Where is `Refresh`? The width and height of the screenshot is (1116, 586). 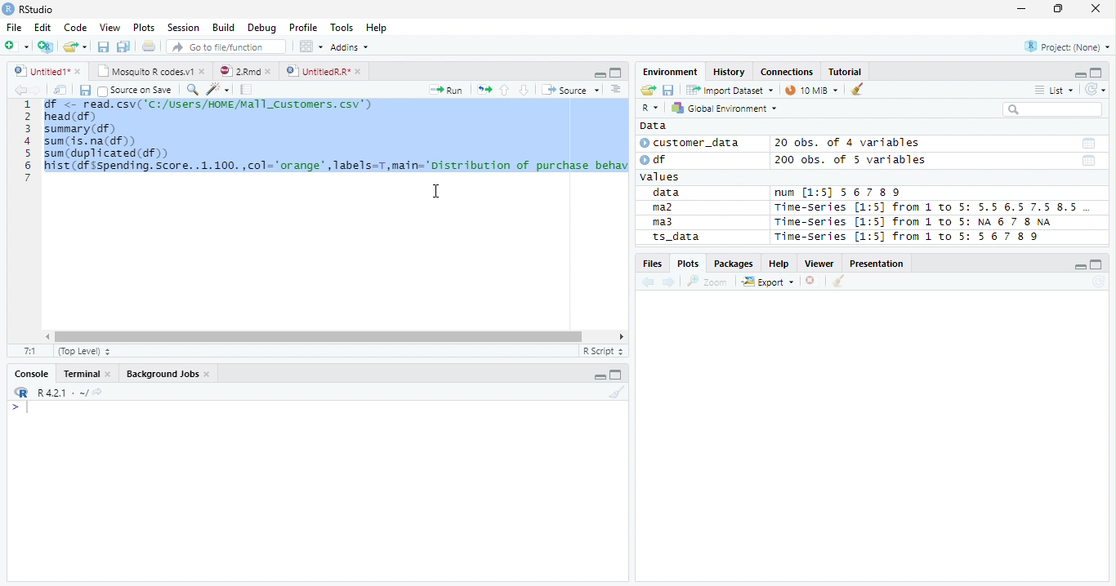 Refresh is located at coordinates (1096, 87).